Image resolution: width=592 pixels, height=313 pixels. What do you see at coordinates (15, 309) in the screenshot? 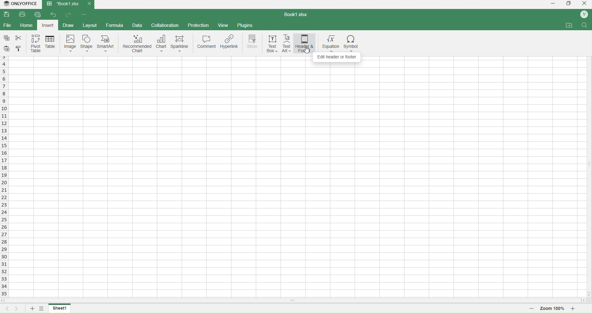
I see `next sheet` at bounding box center [15, 309].